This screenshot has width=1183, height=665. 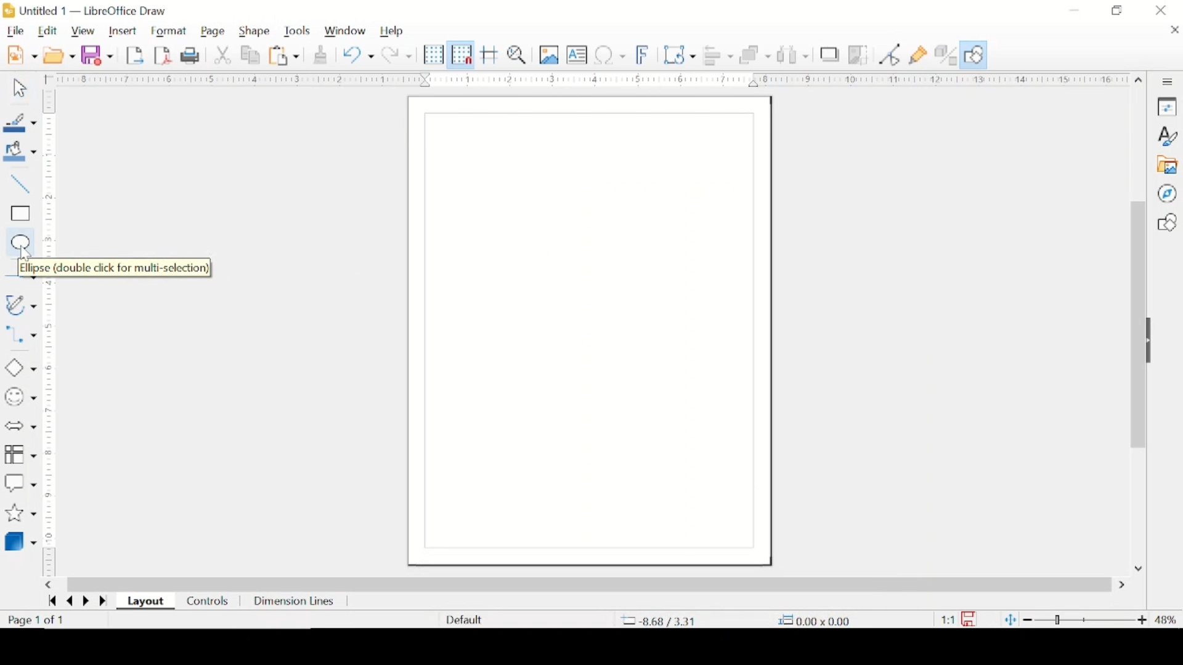 What do you see at coordinates (223, 55) in the screenshot?
I see `cut` at bounding box center [223, 55].